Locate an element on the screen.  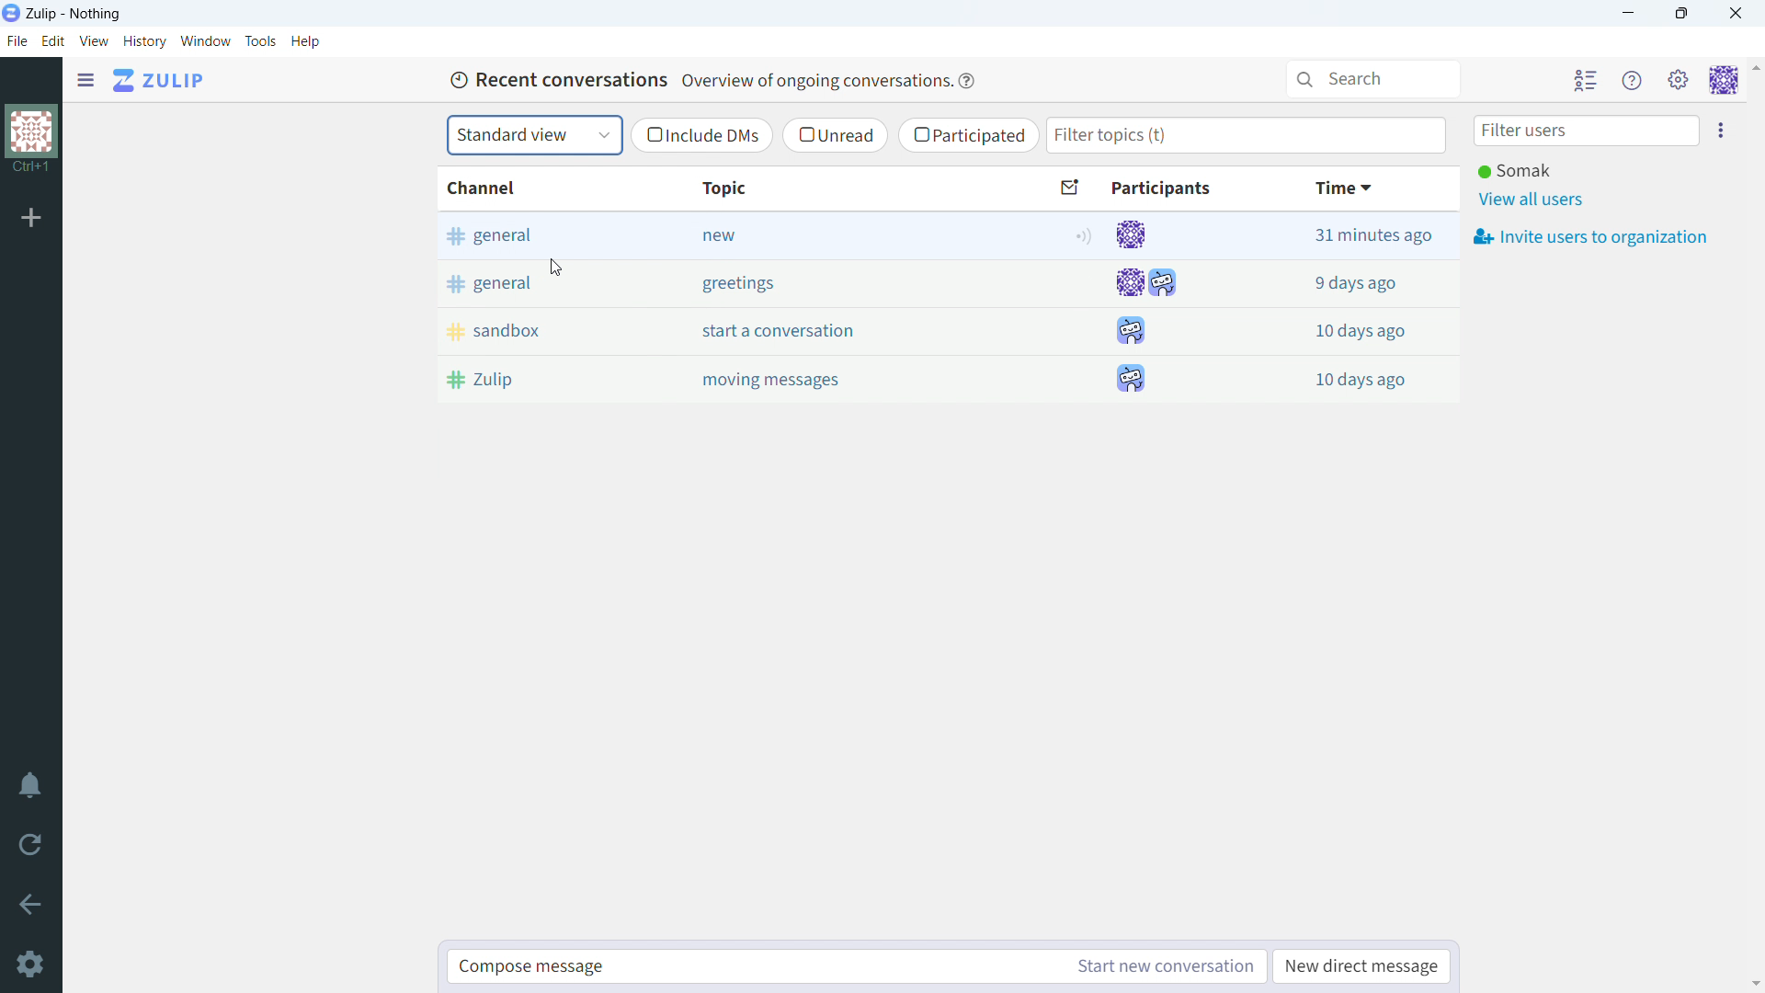
new direct message is located at coordinates (1361, 966).